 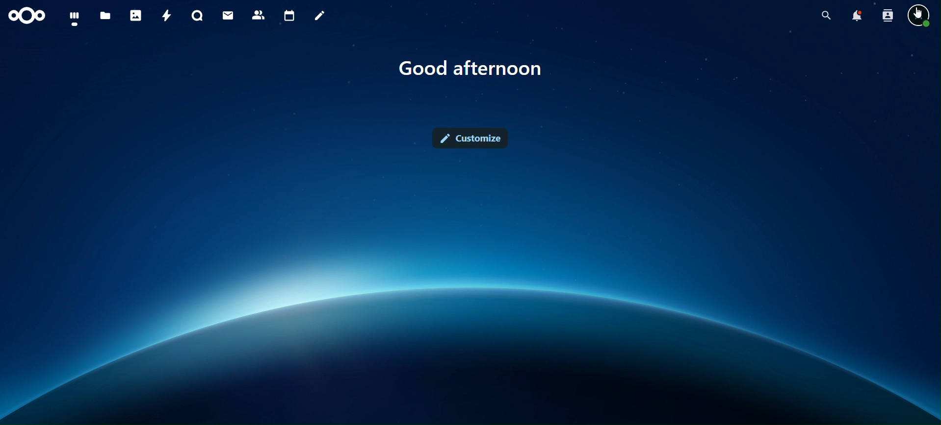 What do you see at coordinates (825, 16) in the screenshot?
I see `search` at bounding box center [825, 16].